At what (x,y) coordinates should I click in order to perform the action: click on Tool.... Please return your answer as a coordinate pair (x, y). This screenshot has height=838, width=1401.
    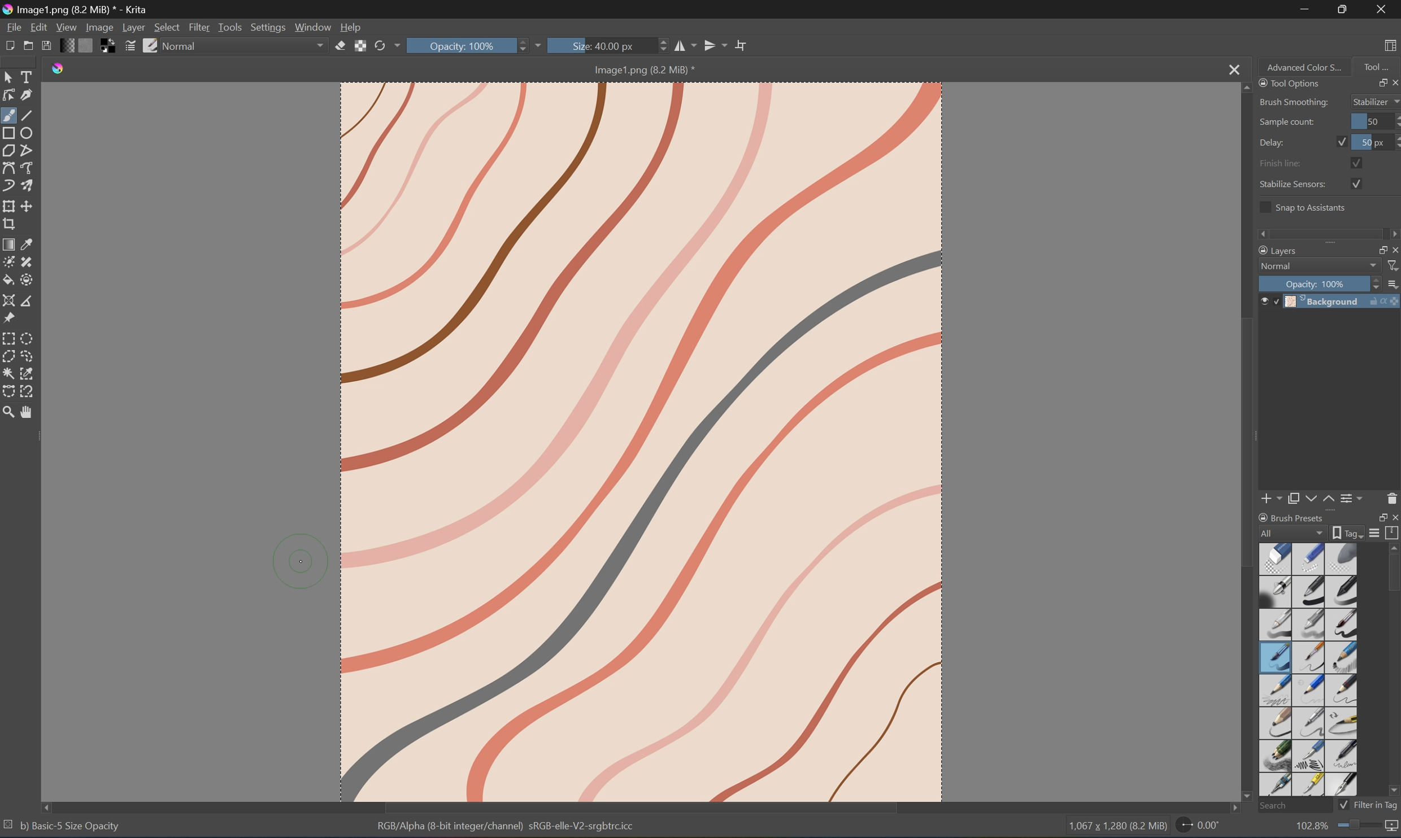
    Looking at the image, I should click on (1378, 66).